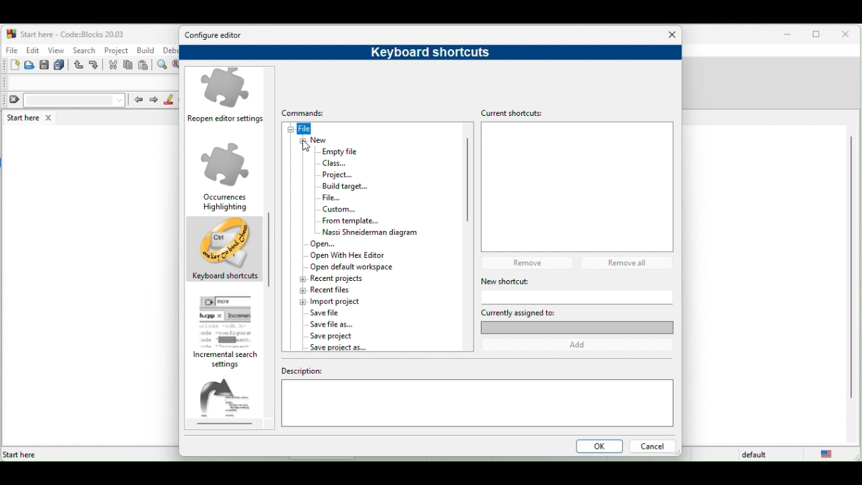 The image size is (862, 485). I want to click on add, so click(582, 345).